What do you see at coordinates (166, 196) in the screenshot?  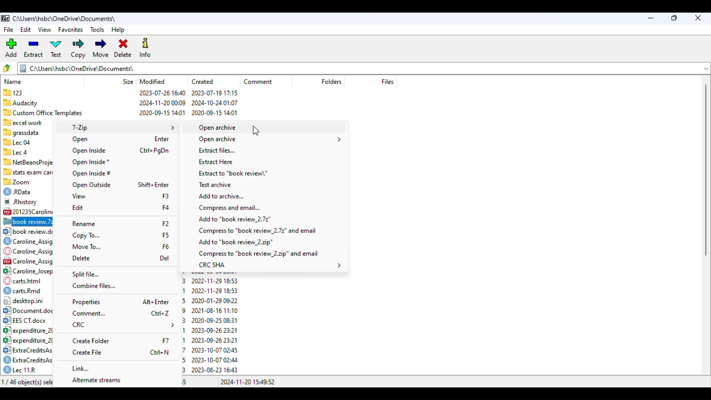 I see `shortcut for edit` at bounding box center [166, 196].